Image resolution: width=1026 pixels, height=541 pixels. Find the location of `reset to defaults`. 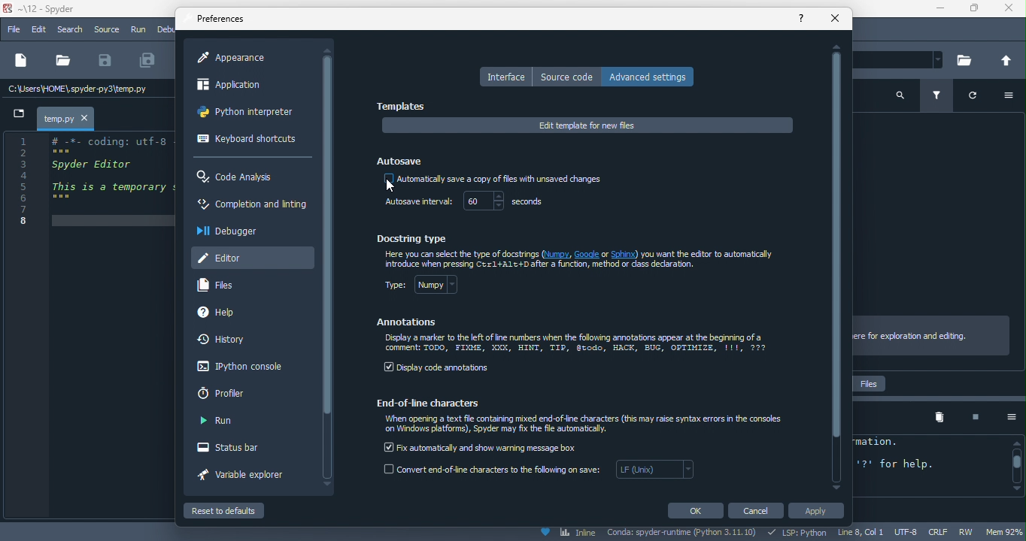

reset to defaults is located at coordinates (239, 510).